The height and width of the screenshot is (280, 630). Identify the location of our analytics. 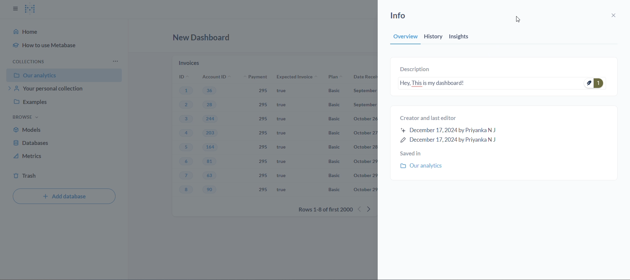
(64, 75).